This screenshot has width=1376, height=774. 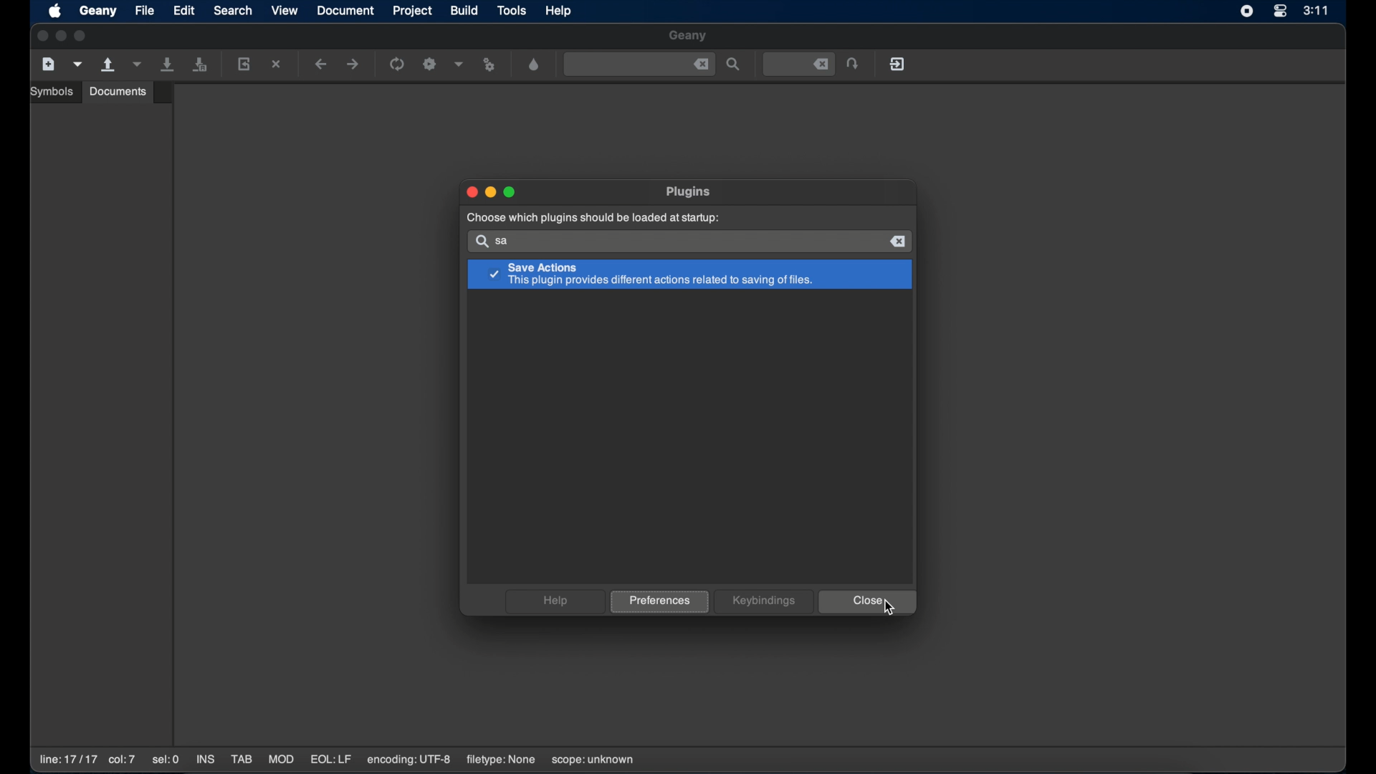 I want to click on sa, so click(x=506, y=242).